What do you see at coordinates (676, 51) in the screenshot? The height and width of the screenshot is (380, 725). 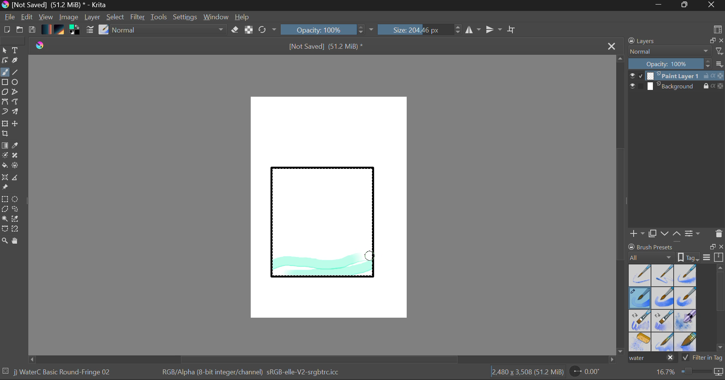 I see `Blending Mode` at bounding box center [676, 51].